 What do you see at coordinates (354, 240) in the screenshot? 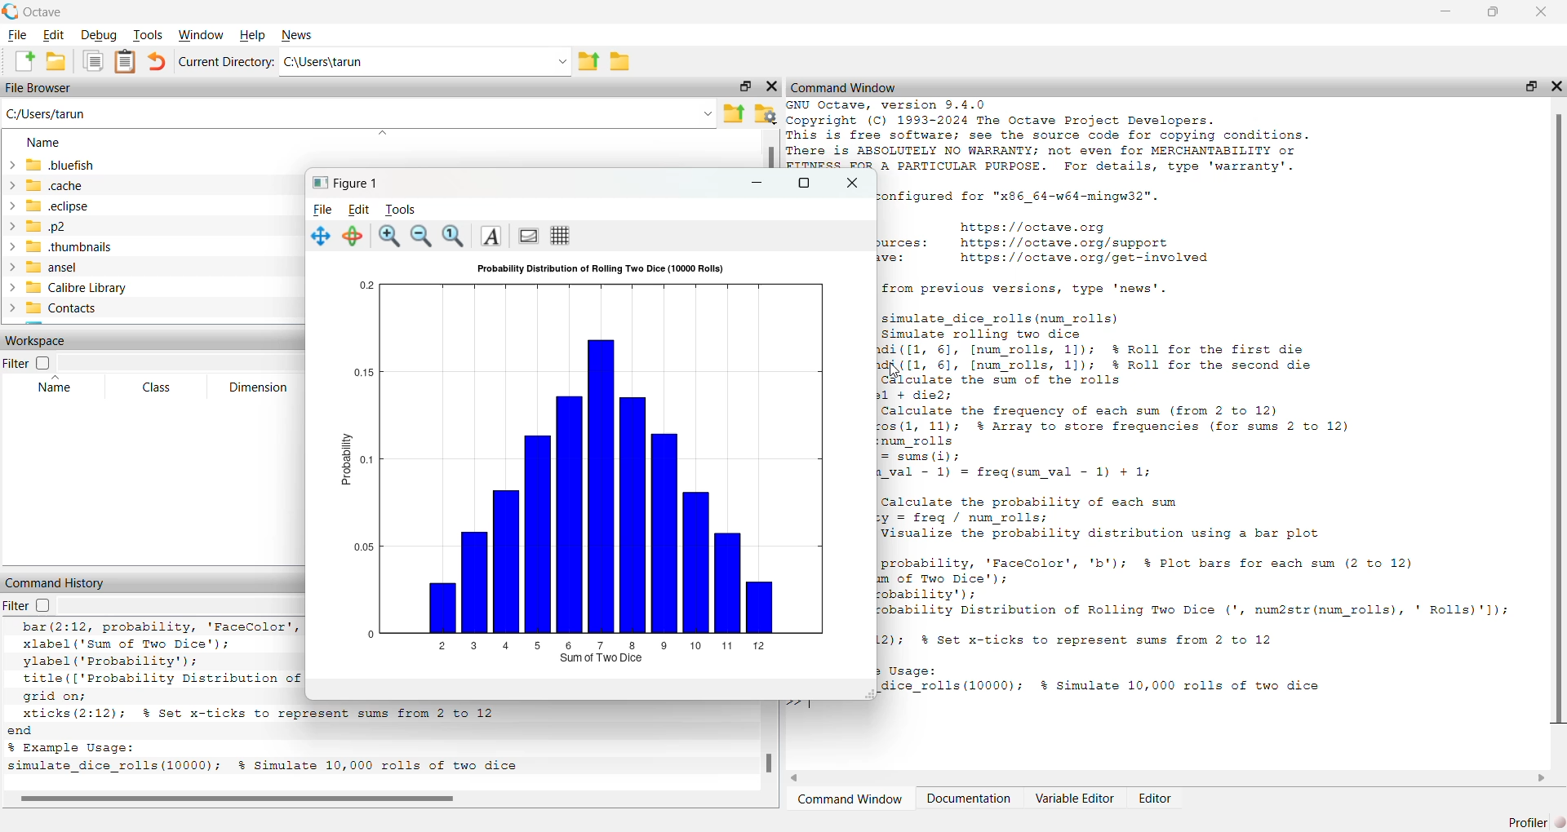
I see `rotate` at bounding box center [354, 240].